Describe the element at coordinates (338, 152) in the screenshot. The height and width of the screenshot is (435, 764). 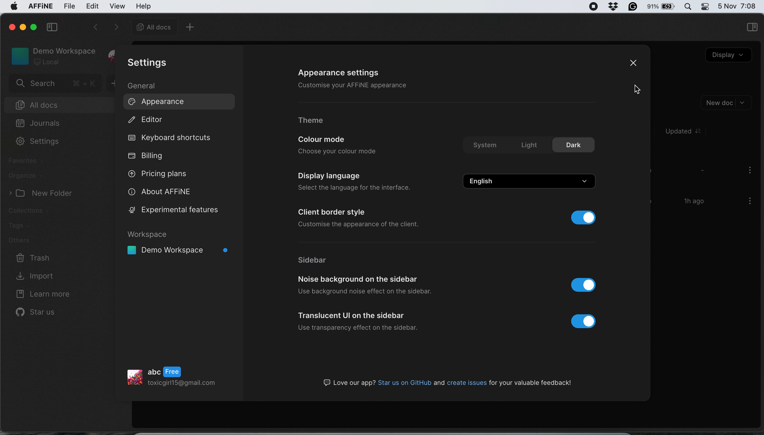
I see `choose your colour mode` at that location.